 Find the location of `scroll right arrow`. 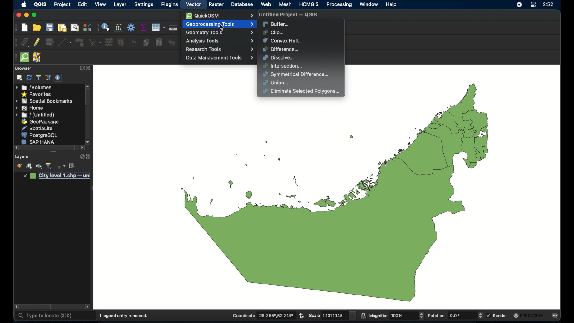

scroll right arrow is located at coordinates (15, 307).